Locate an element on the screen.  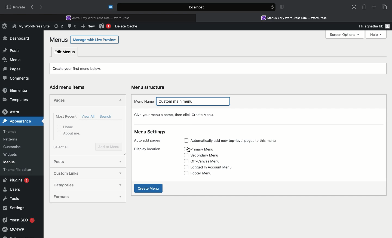
Check box is located at coordinates (185, 155).